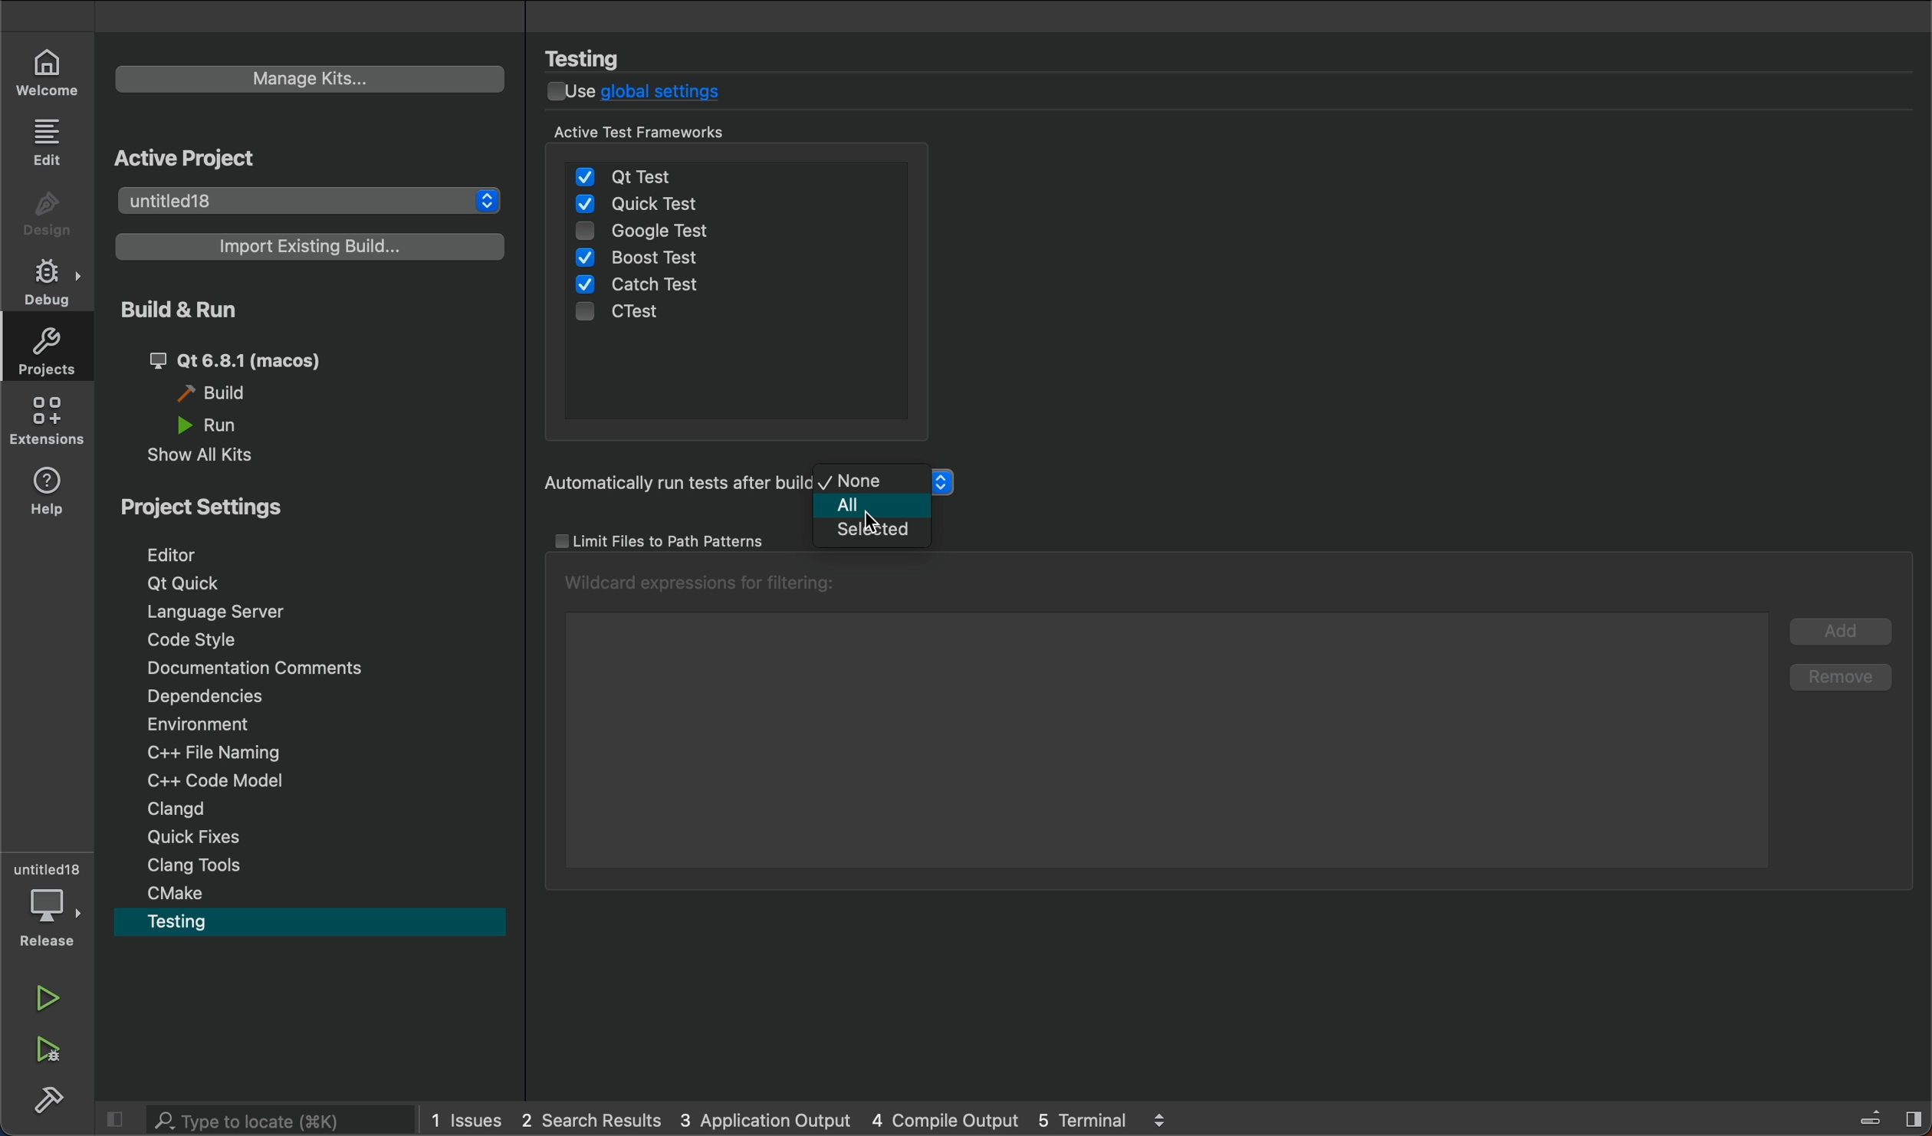 Image resolution: width=1932 pixels, height=1136 pixels. I want to click on cmake, so click(180, 892).